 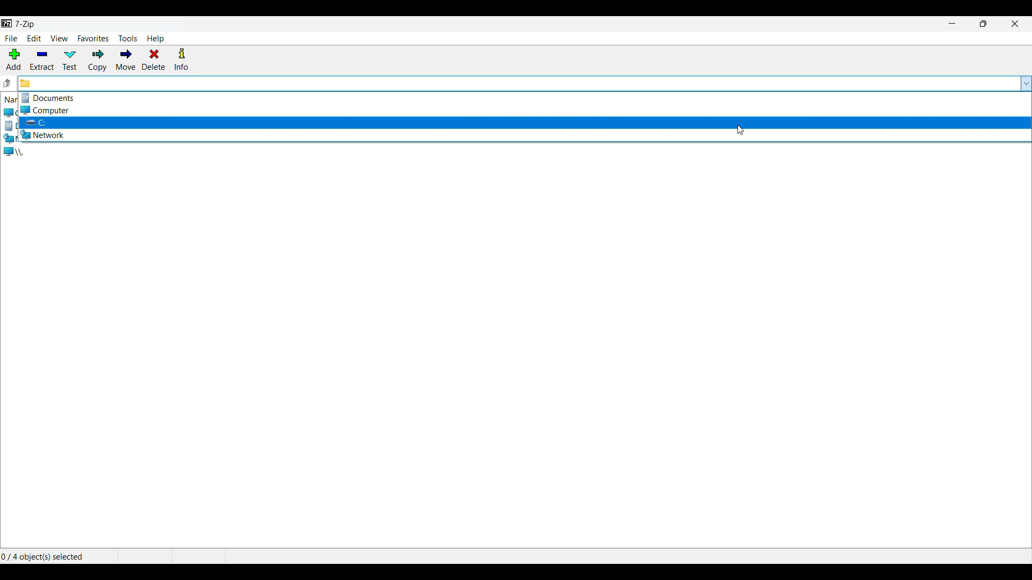 I want to click on Add, so click(x=14, y=60).